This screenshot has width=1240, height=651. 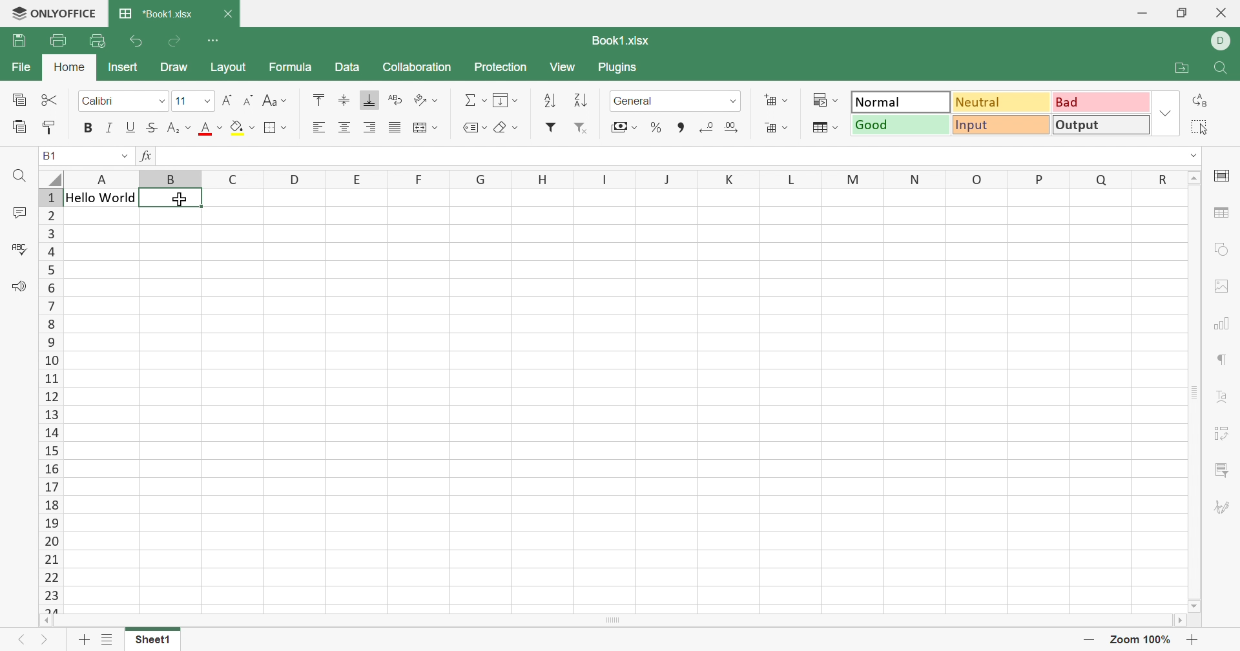 I want to click on DELL, so click(x=1223, y=41).